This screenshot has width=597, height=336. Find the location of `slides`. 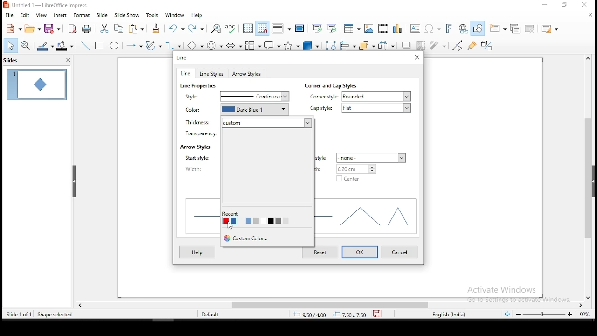

slides is located at coordinates (26, 60).